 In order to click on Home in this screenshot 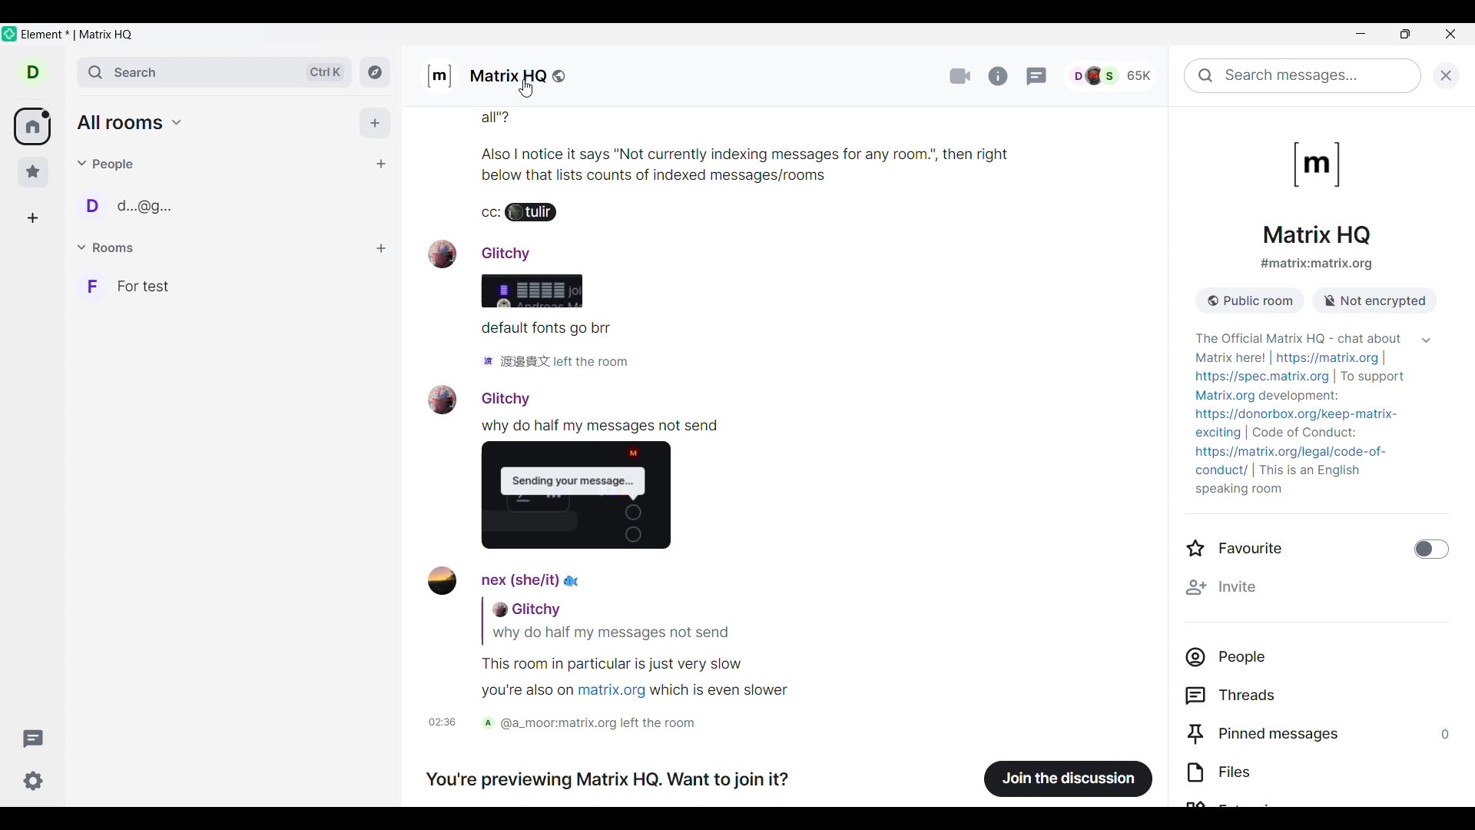, I will do `click(31, 126)`.